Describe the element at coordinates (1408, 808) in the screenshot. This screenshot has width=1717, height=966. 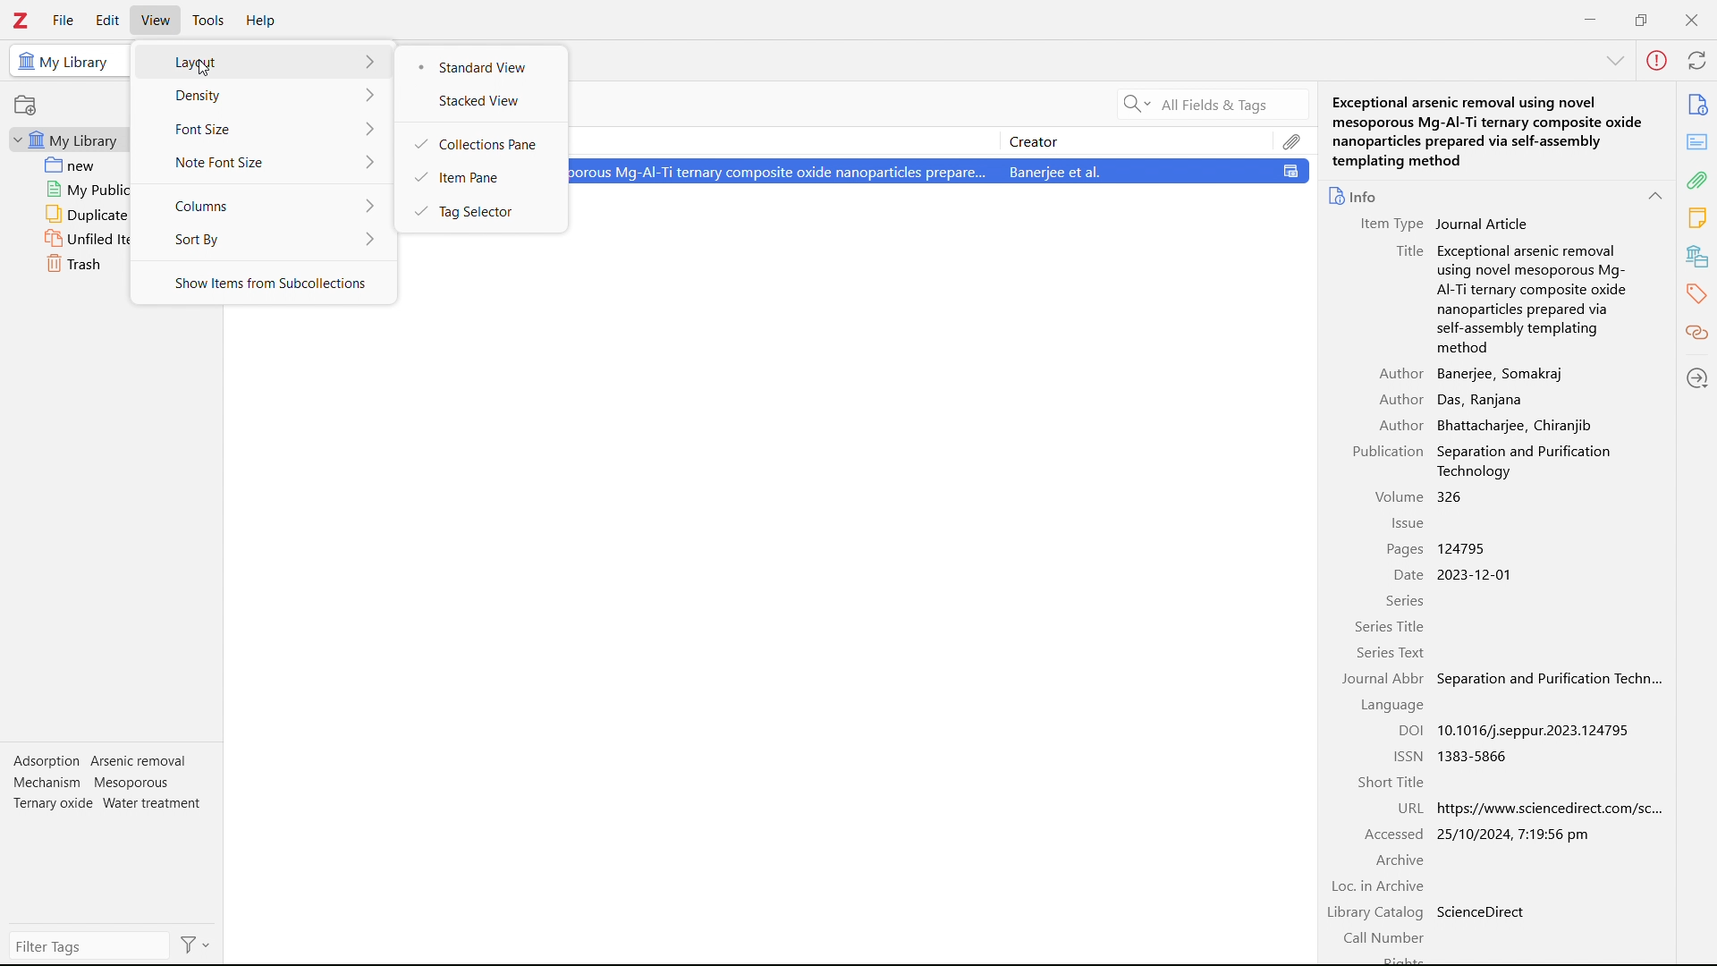
I see `URL` at that location.